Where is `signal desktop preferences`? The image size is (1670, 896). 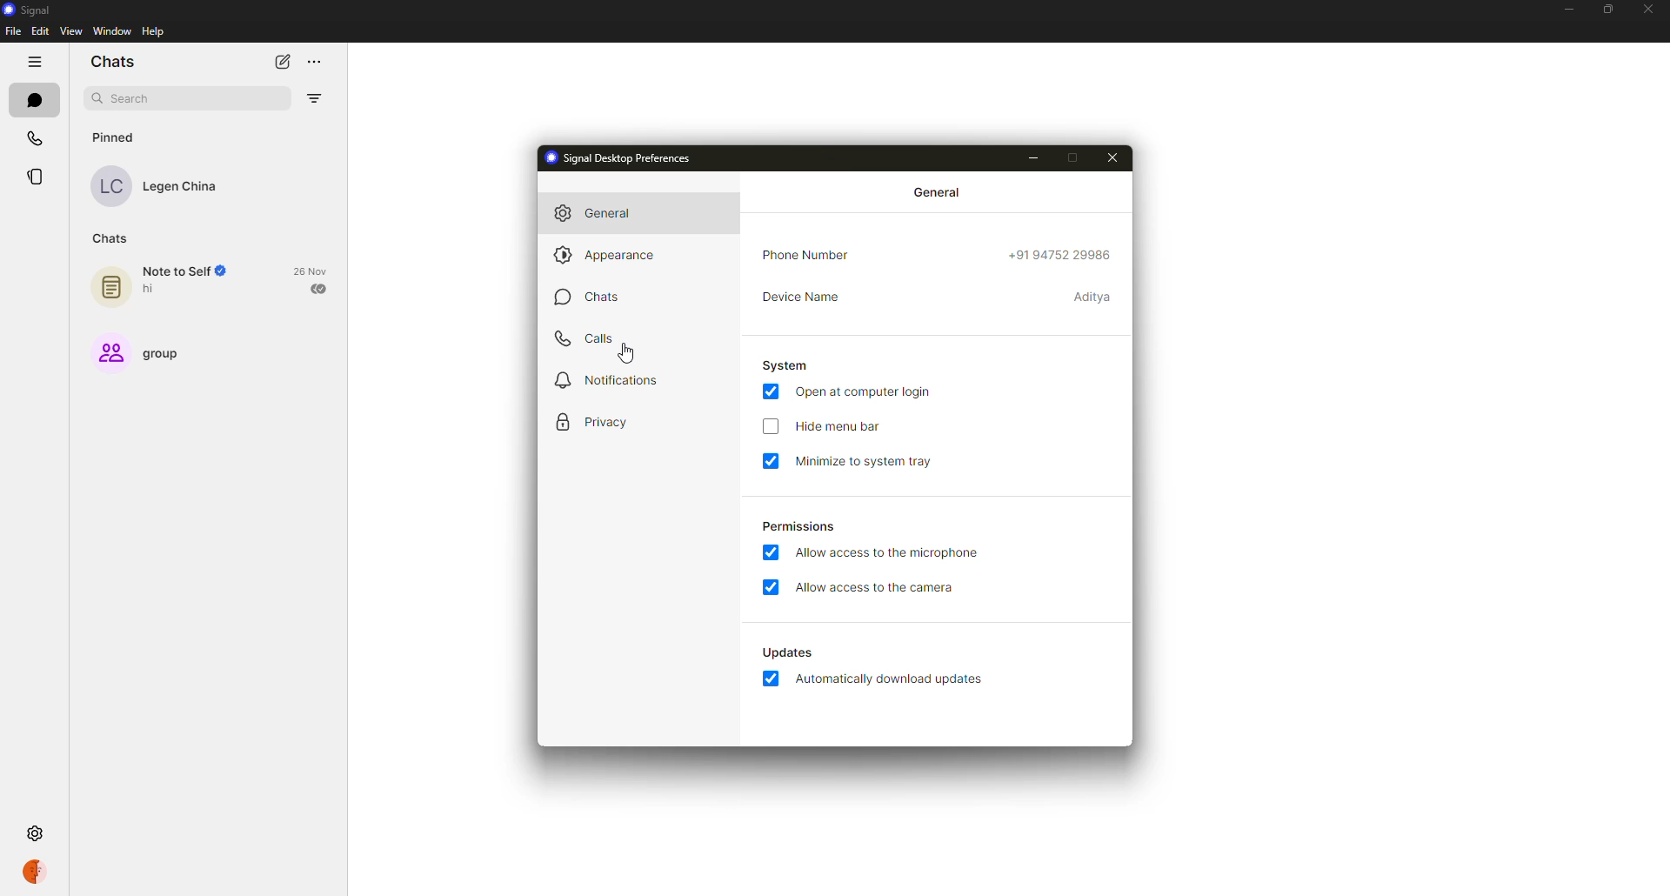
signal desktop preferences is located at coordinates (623, 158).